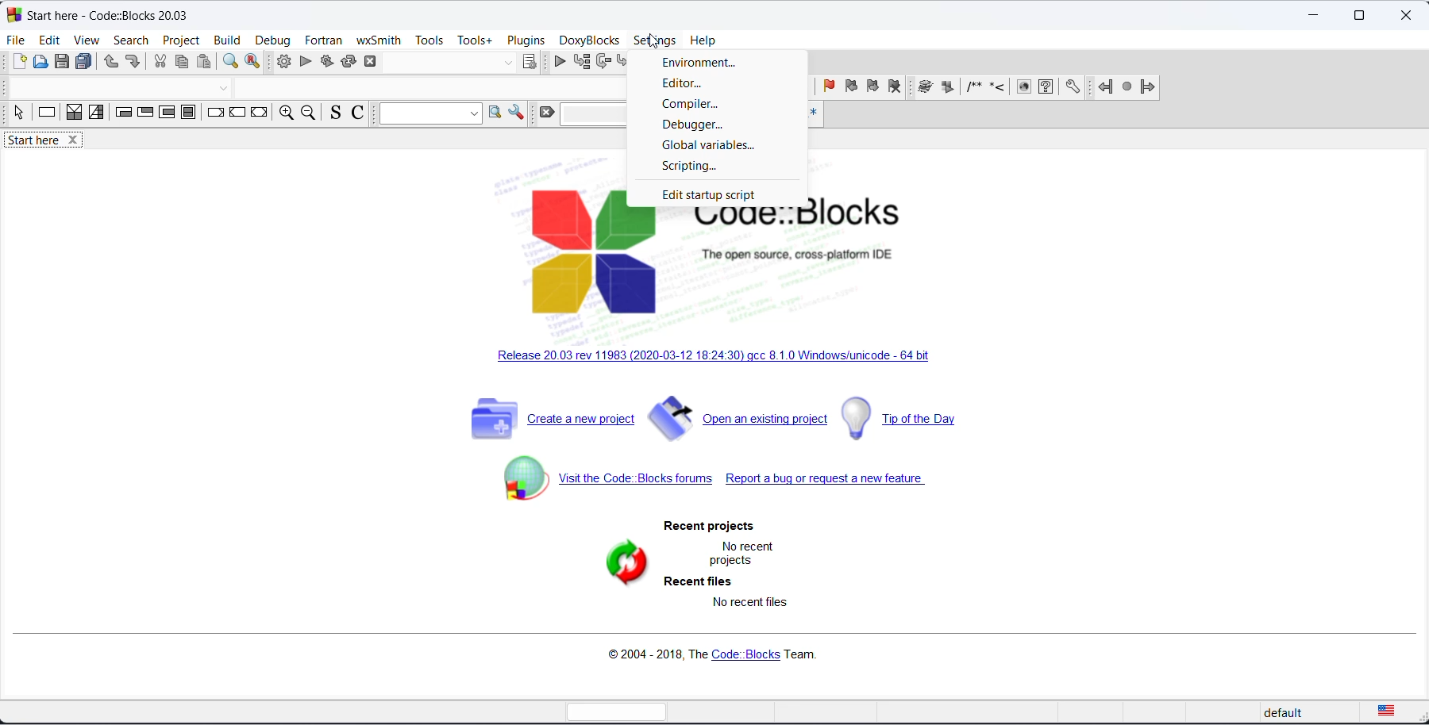 Image resolution: width=1429 pixels, height=725 pixels. What do you see at coordinates (1290, 714) in the screenshot?
I see `default` at bounding box center [1290, 714].